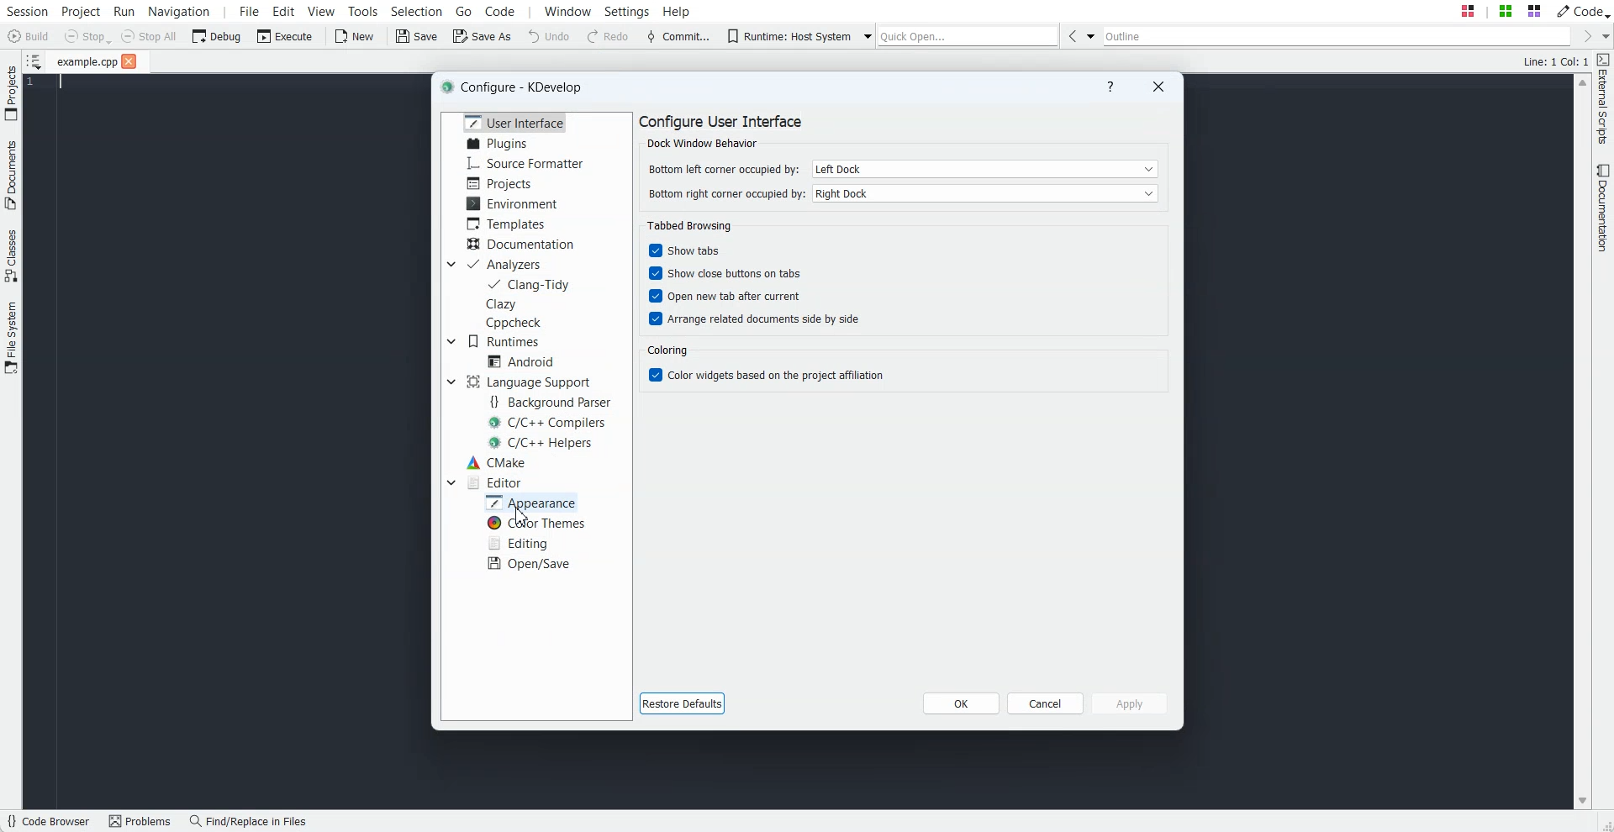  Describe the element at coordinates (752, 319) in the screenshot. I see `Enable Arrange related documents side by side` at that location.